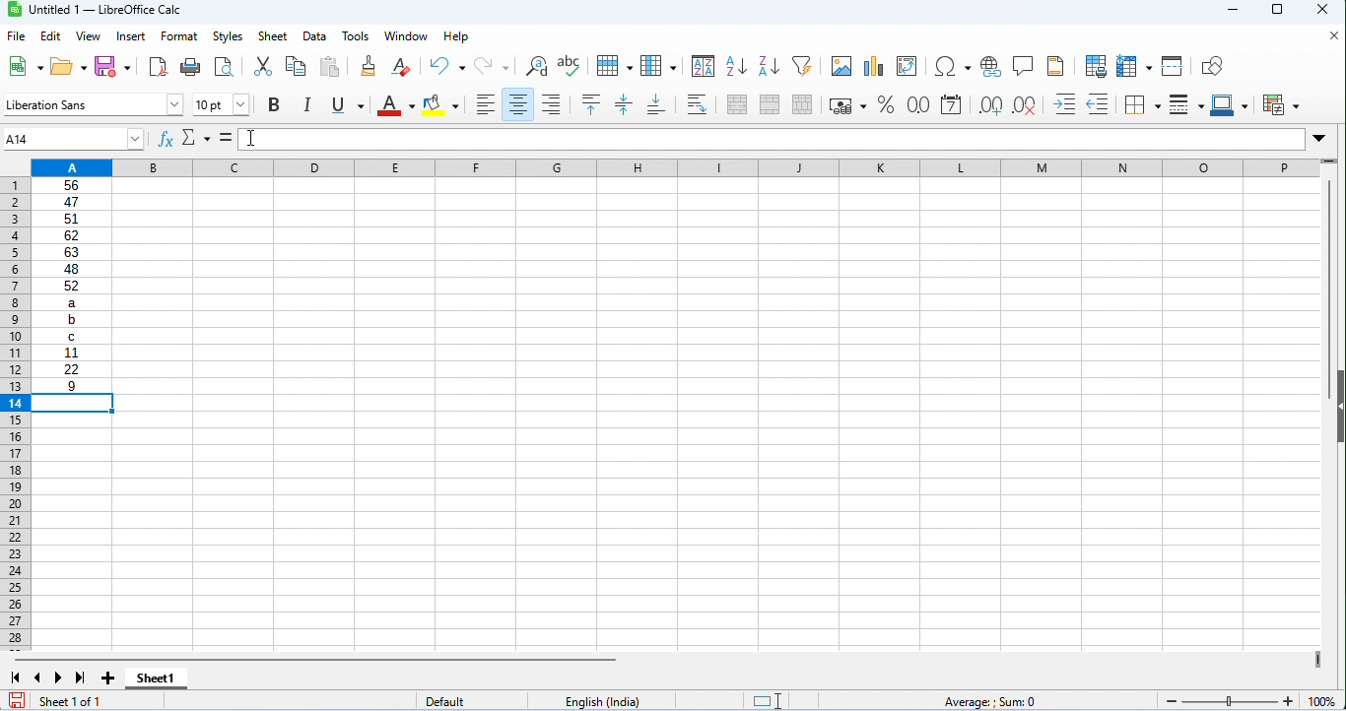 Image resolution: width=1346 pixels, height=711 pixels. Describe the element at coordinates (40, 678) in the screenshot. I see `previous sheet` at that location.